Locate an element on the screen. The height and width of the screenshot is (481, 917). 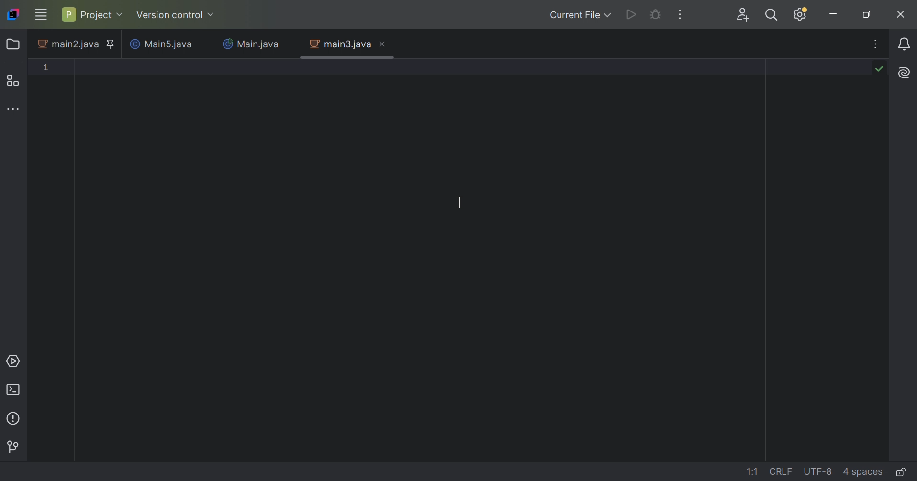
line separation: \r\n is located at coordinates (781, 471).